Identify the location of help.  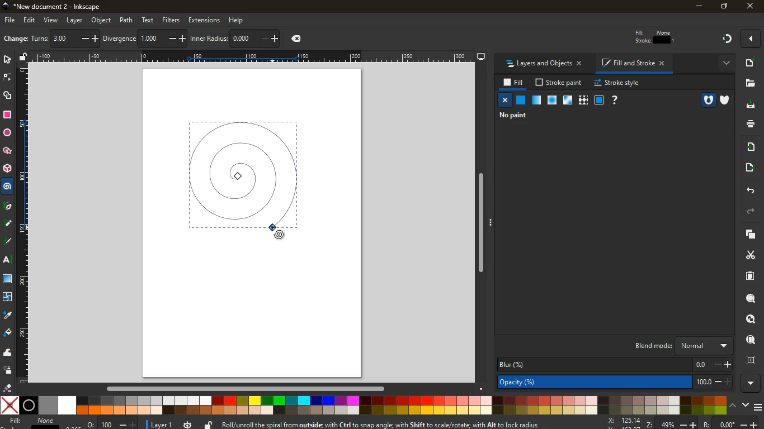
(616, 101).